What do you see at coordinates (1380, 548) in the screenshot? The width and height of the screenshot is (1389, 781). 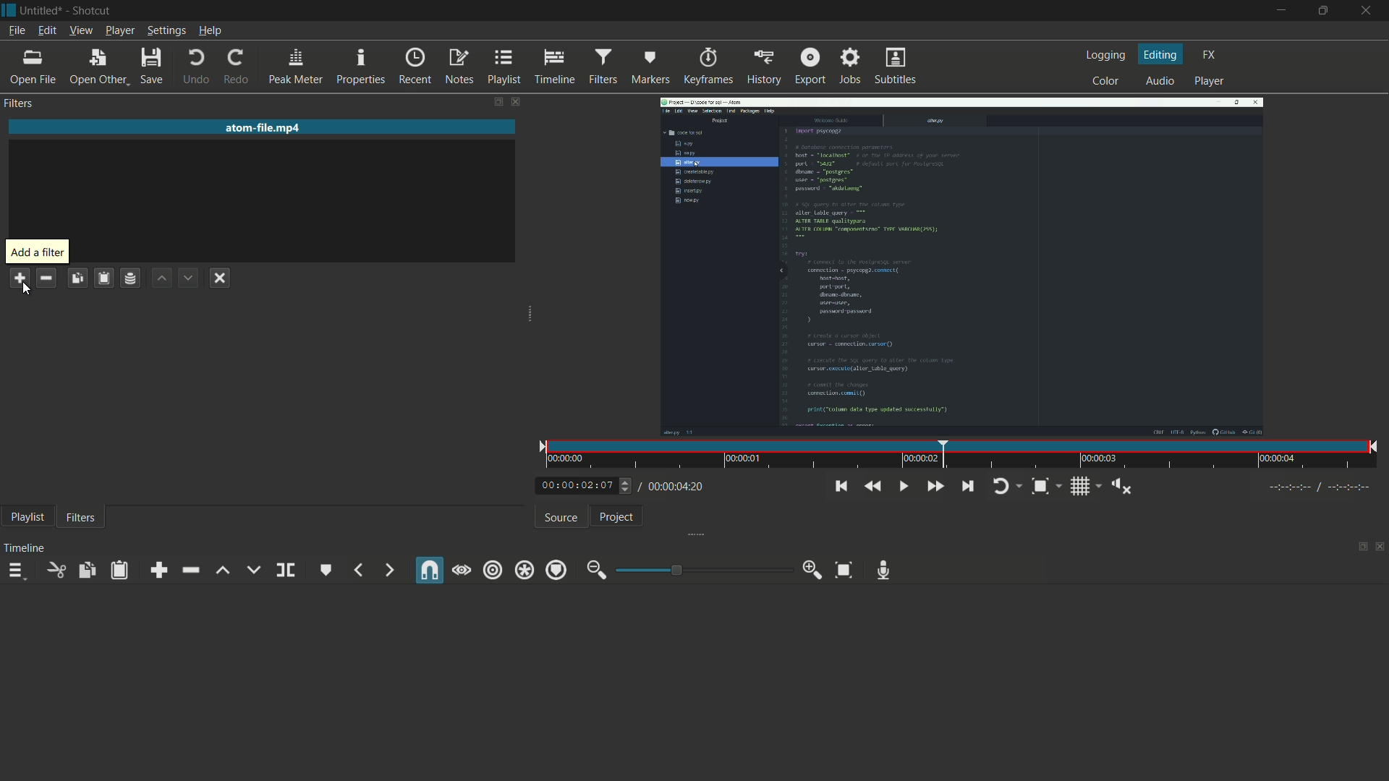 I see `close timeline` at bounding box center [1380, 548].